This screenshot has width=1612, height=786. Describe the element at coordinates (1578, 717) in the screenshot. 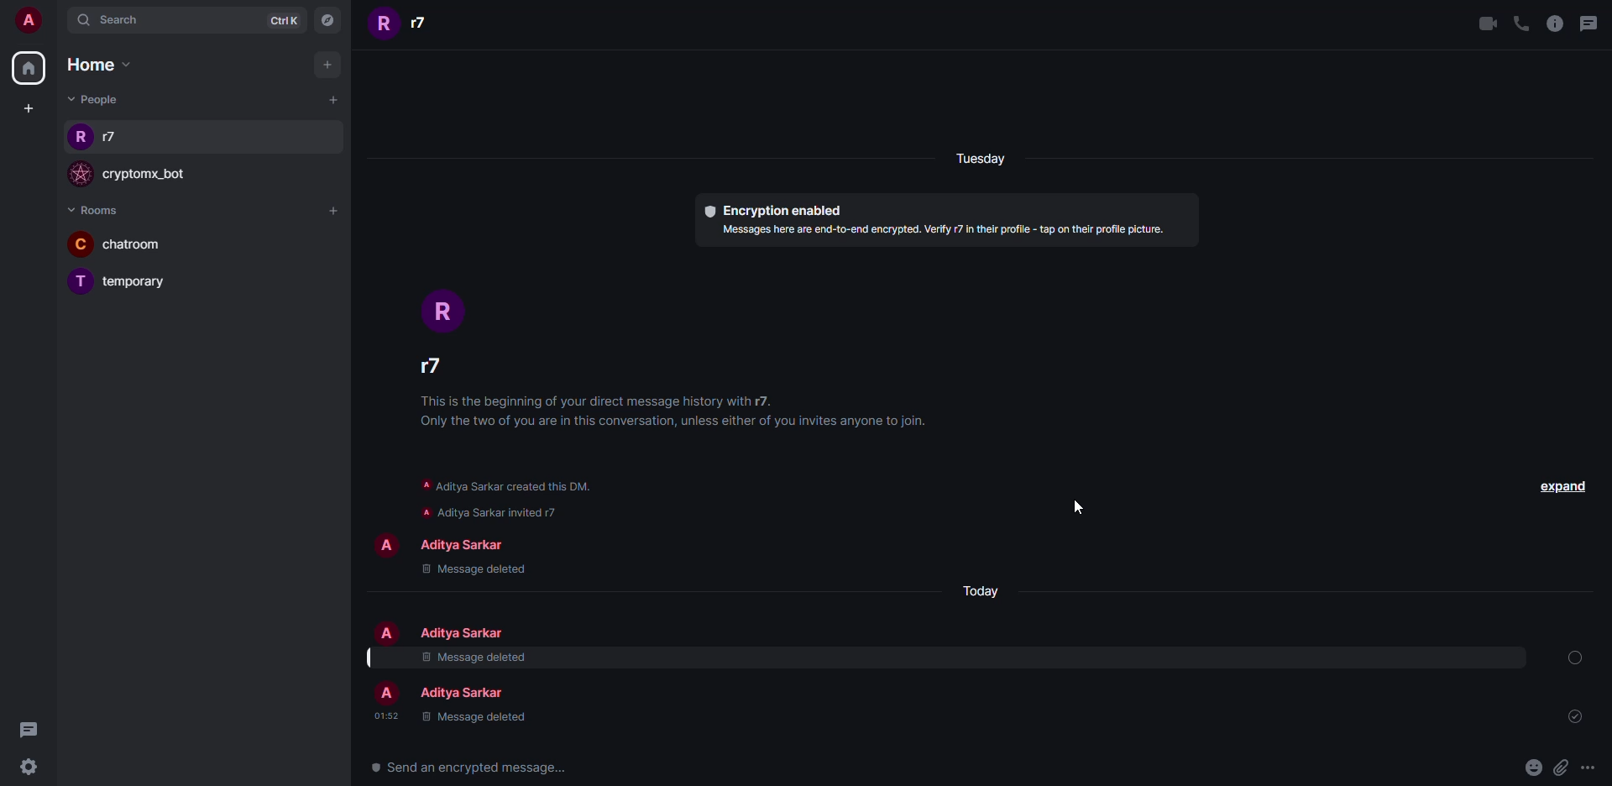

I see `sent` at that location.